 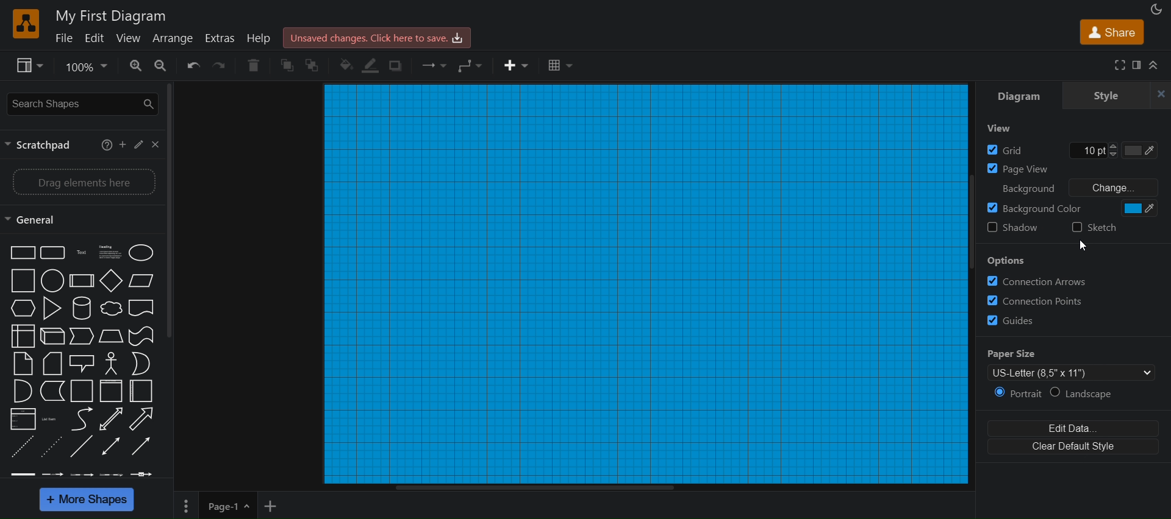 I want to click on style, so click(x=1109, y=96).